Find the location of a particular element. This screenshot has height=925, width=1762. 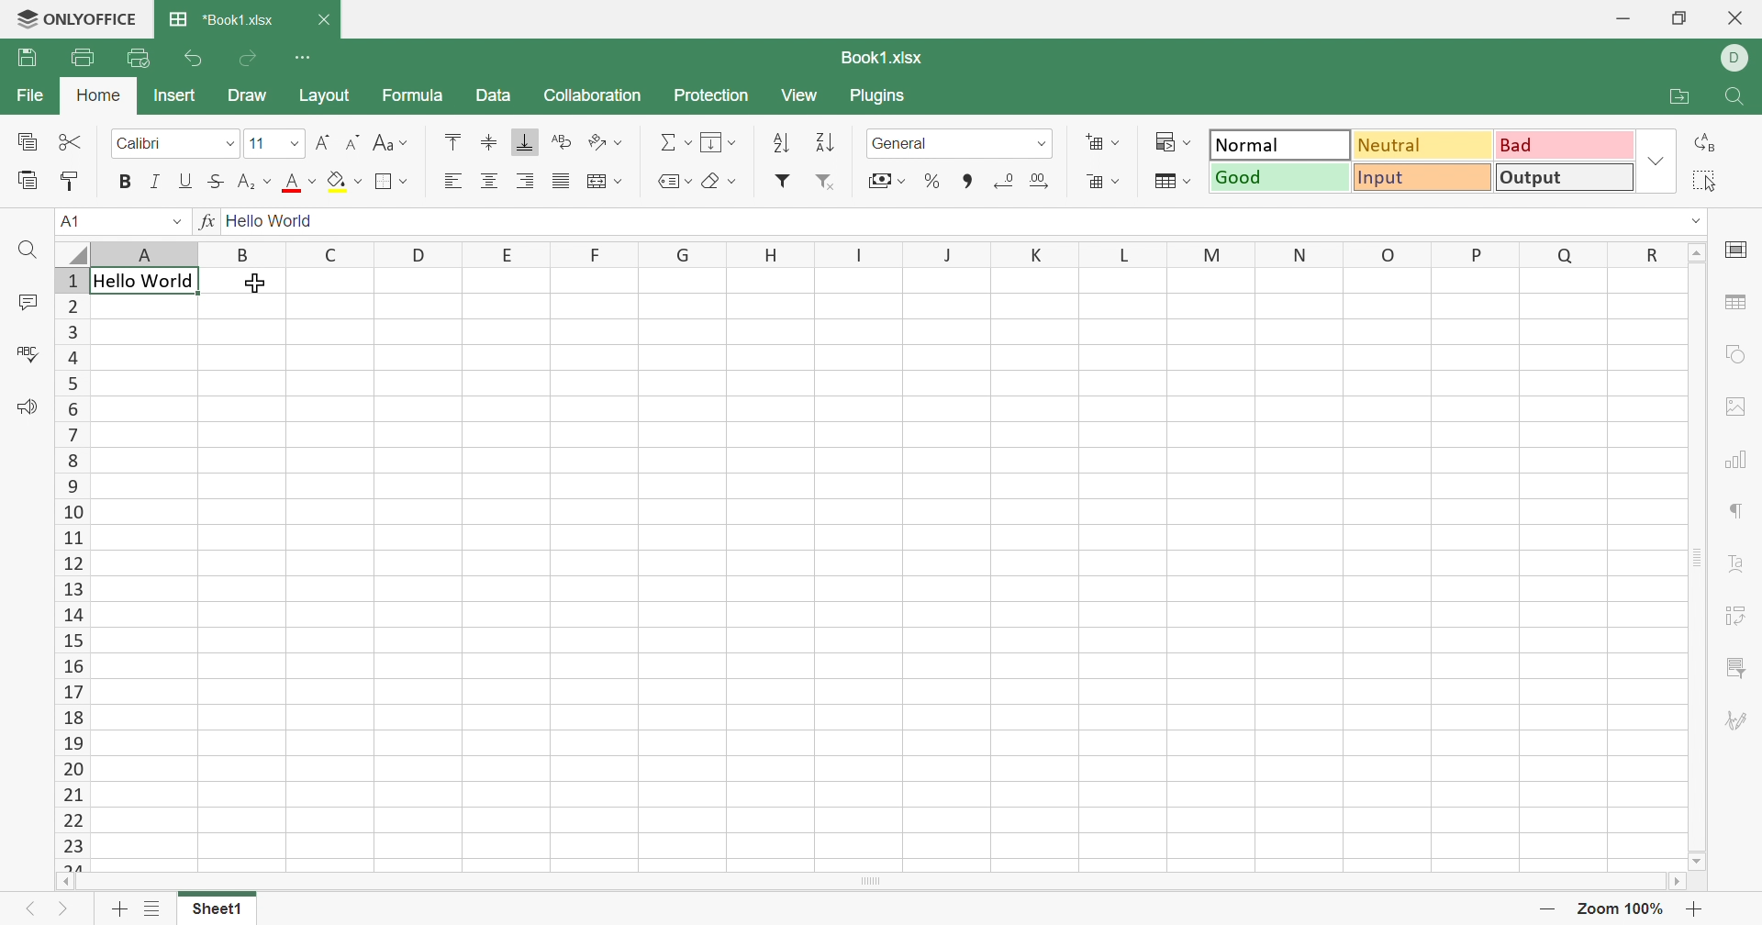

Bold is located at coordinates (126, 181).